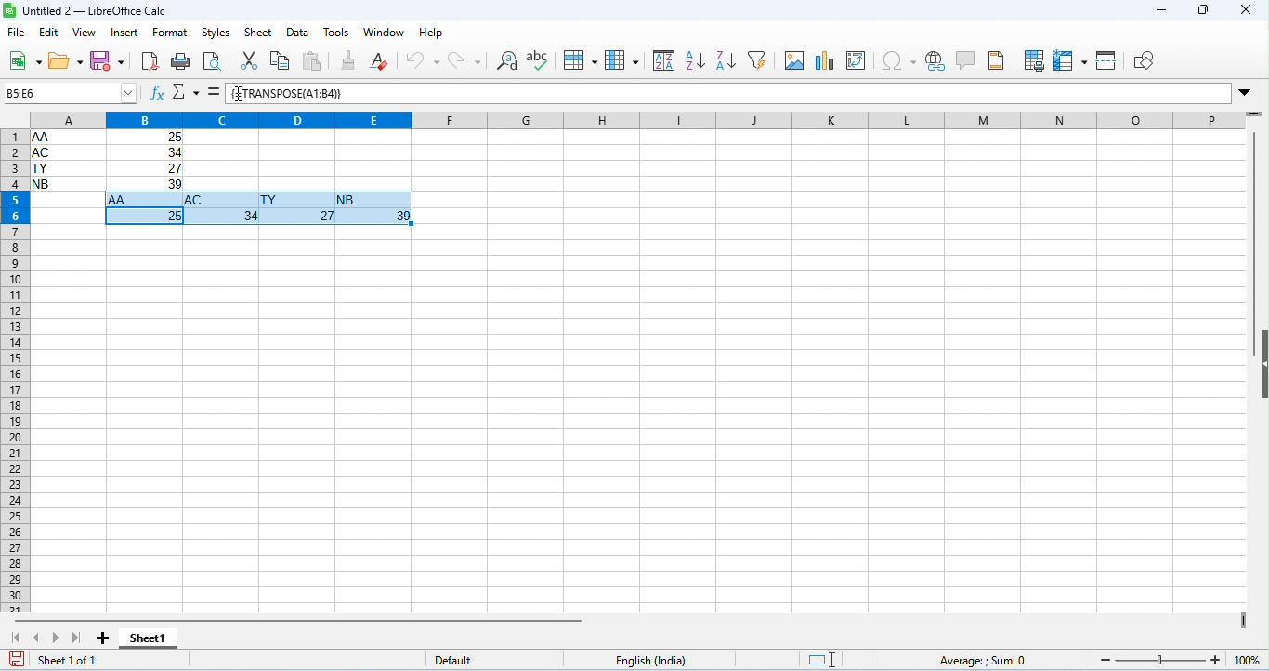 The width and height of the screenshot is (1269, 671). What do you see at coordinates (663, 60) in the screenshot?
I see `sort` at bounding box center [663, 60].